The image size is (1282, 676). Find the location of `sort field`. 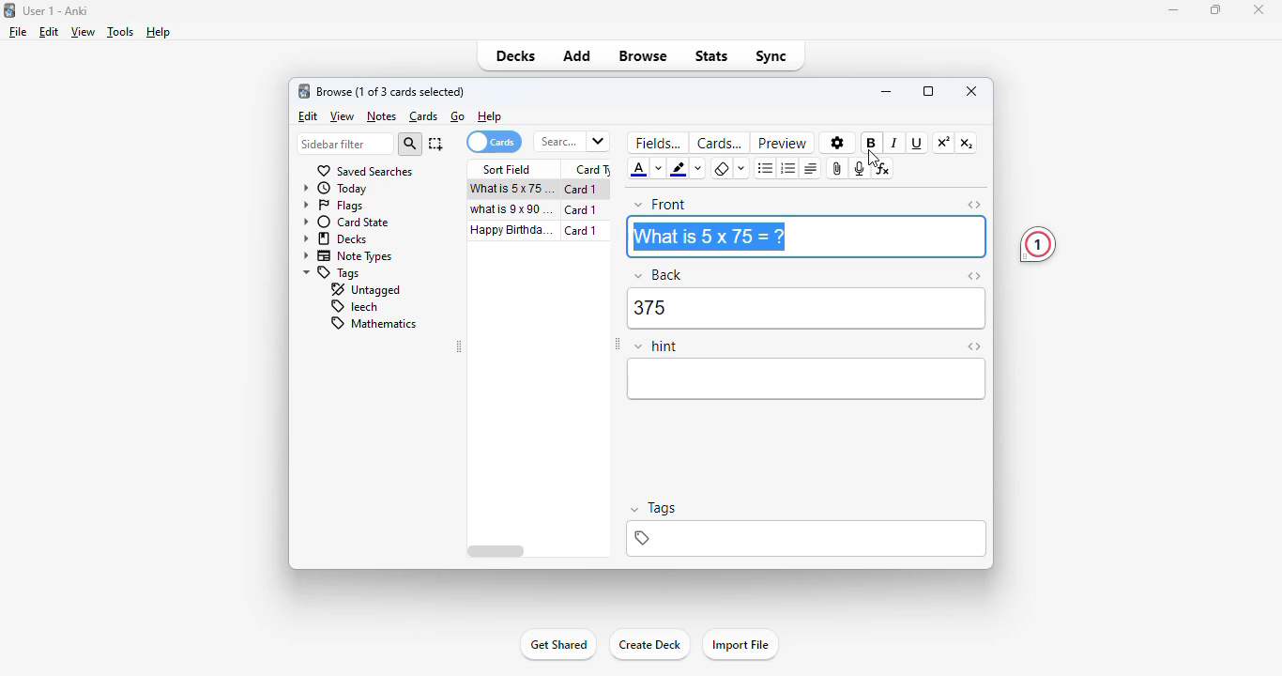

sort field is located at coordinates (508, 170).